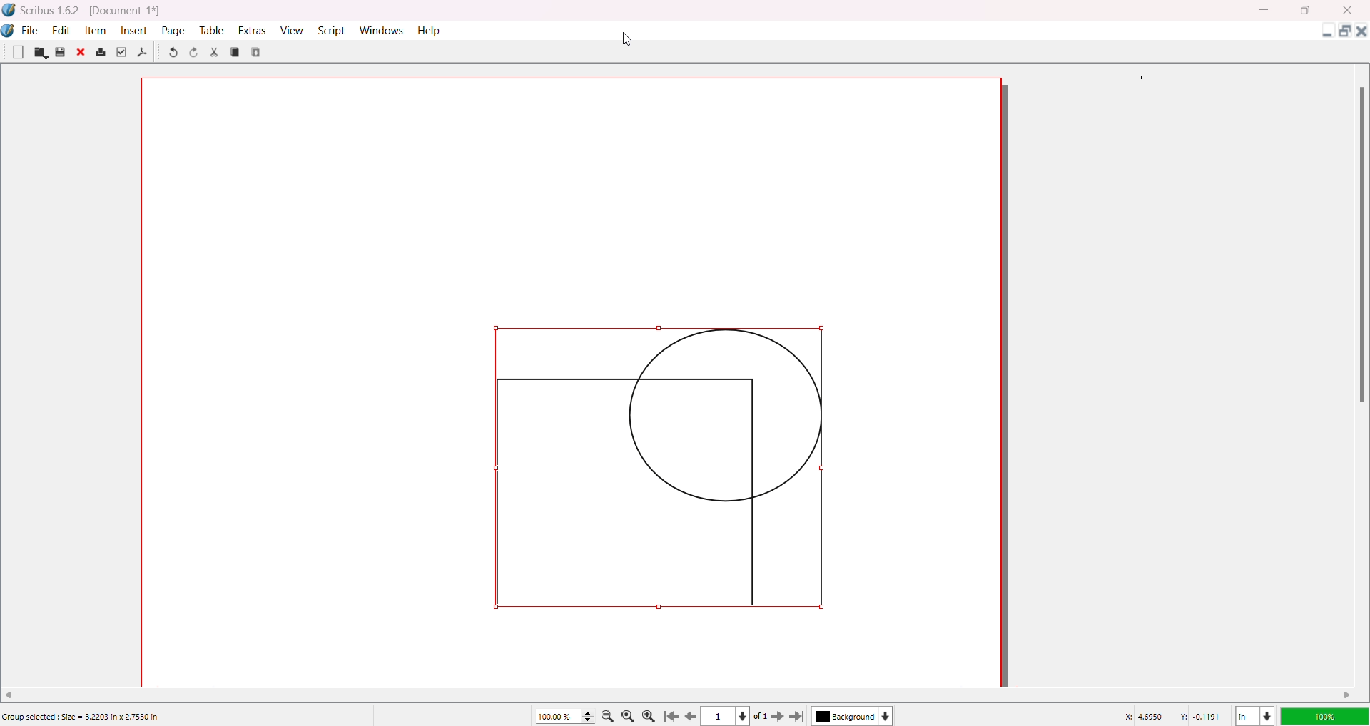 Image resolution: width=1370 pixels, height=726 pixels. Describe the element at coordinates (673, 714) in the screenshot. I see `First Page` at that location.